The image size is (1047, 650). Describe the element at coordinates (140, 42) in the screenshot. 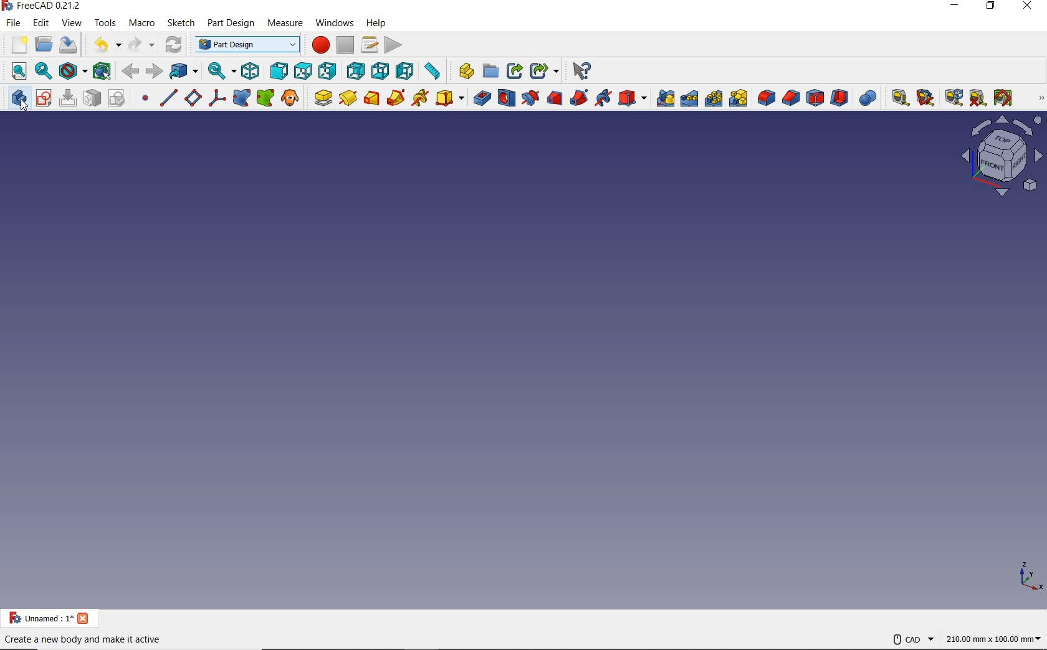

I see `redo` at that location.